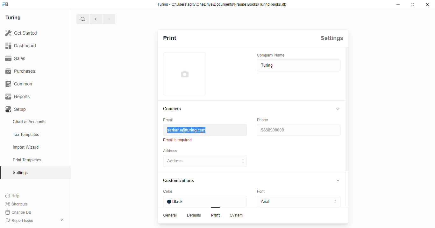 This screenshot has width=435, height=228. What do you see at coordinates (203, 131) in the screenshot?
I see `cursor` at bounding box center [203, 131].